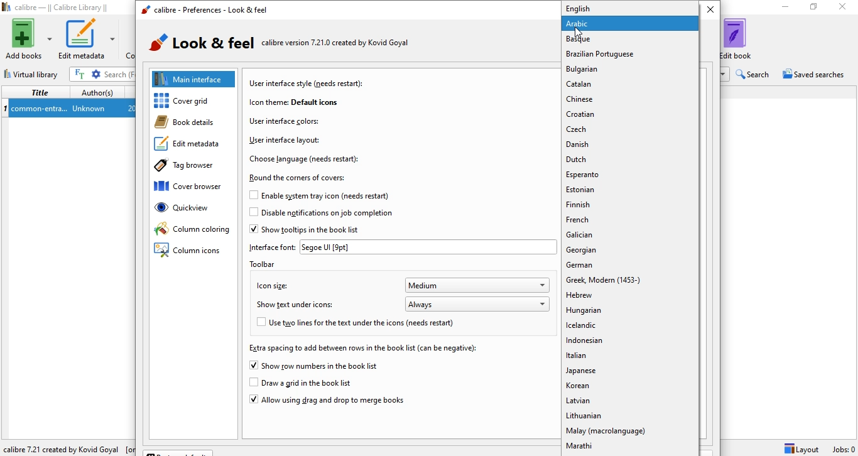 The image size is (858, 456). Describe the element at coordinates (845, 8) in the screenshot. I see `Close` at that location.